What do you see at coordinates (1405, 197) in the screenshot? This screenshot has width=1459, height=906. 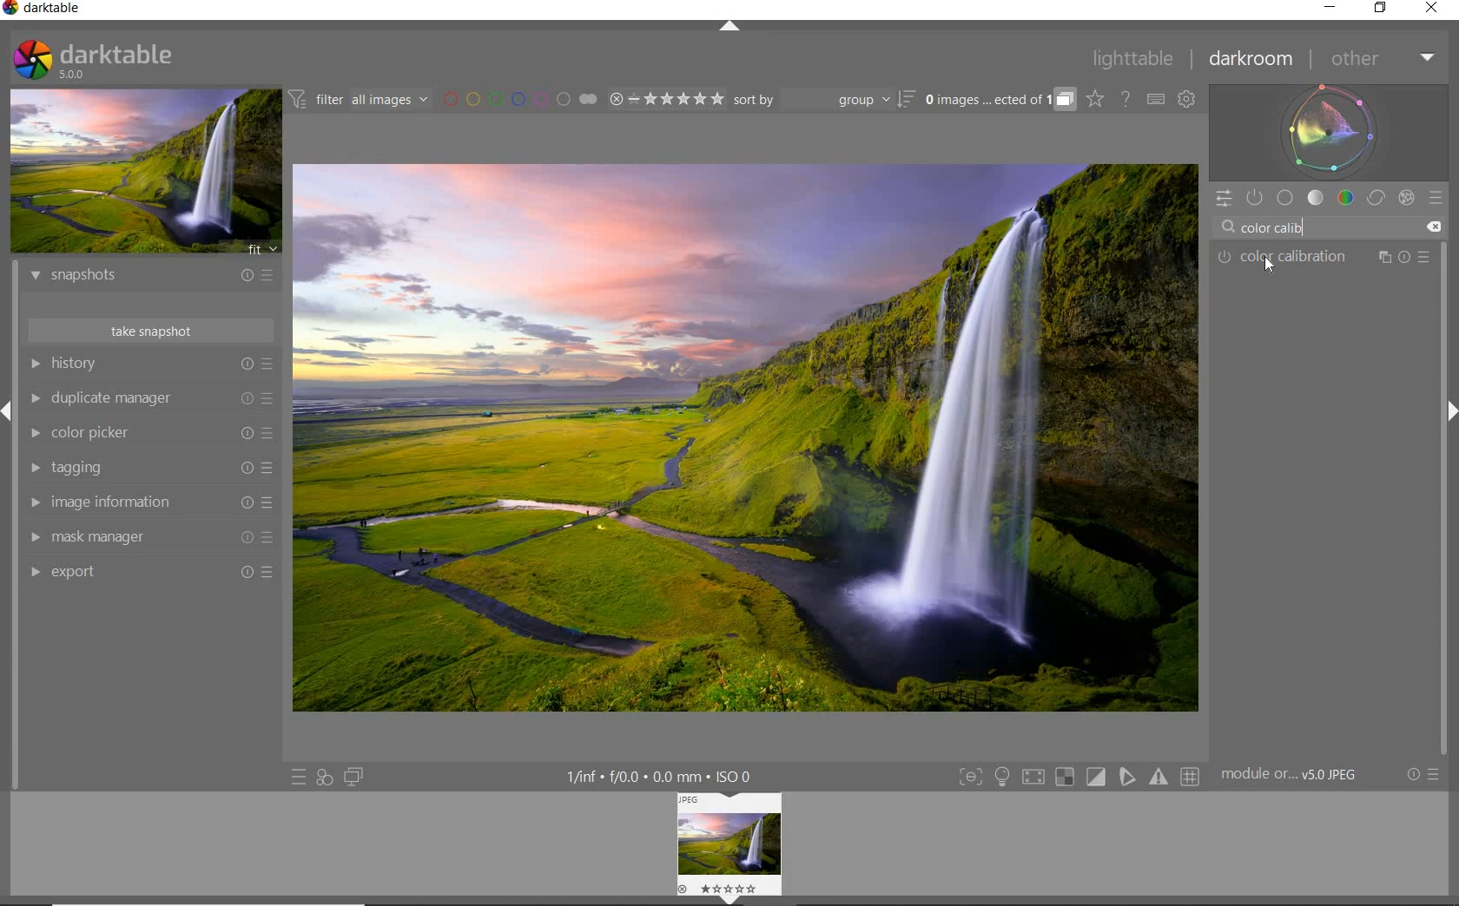 I see `effect` at bounding box center [1405, 197].